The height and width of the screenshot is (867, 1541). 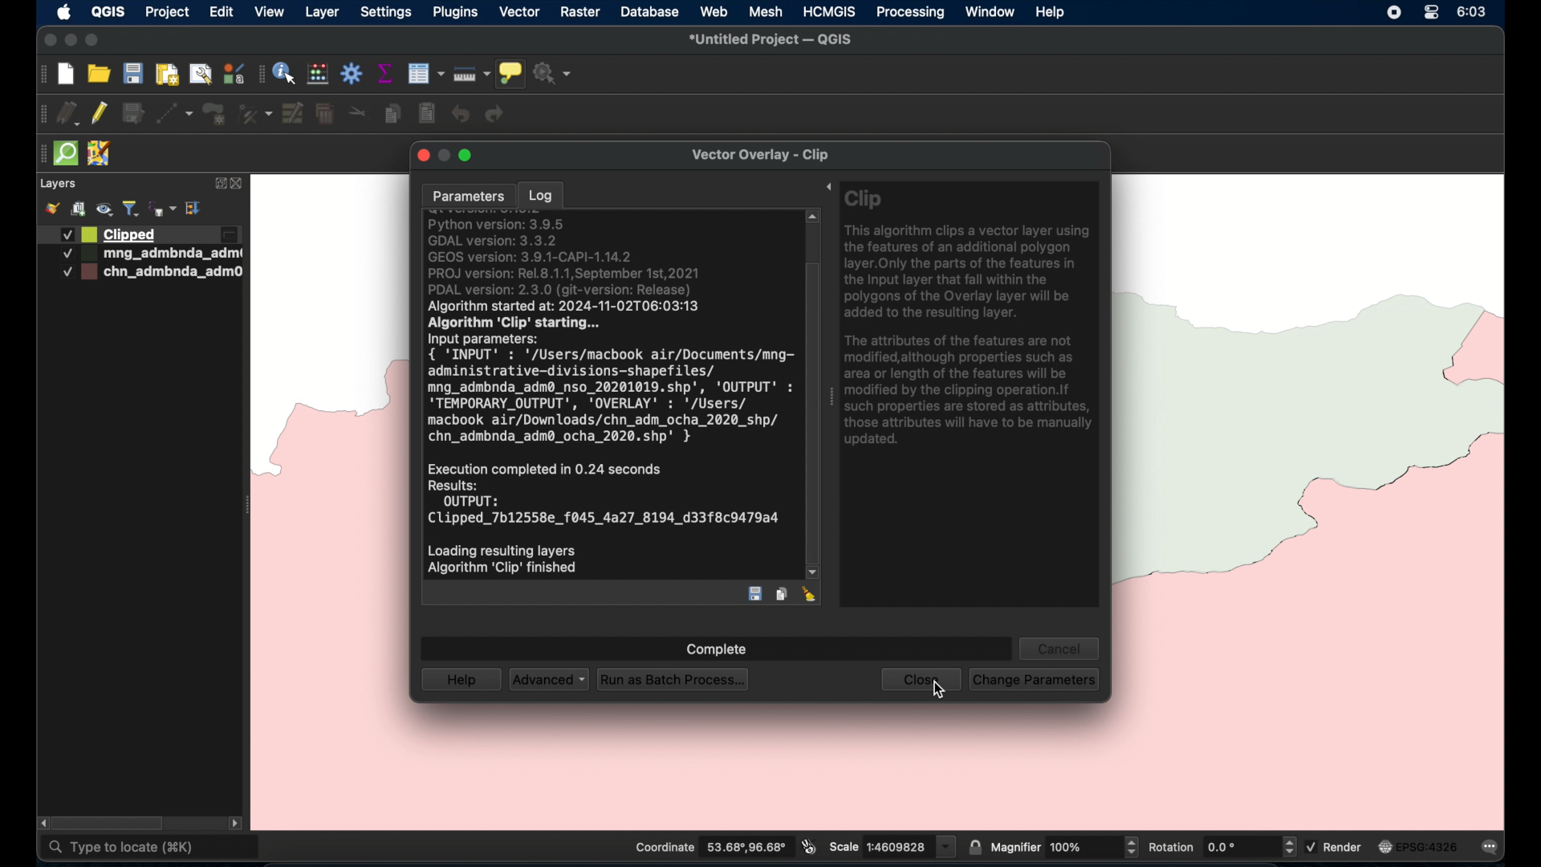 What do you see at coordinates (132, 209) in the screenshot?
I see `filter legend` at bounding box center [132, 209].